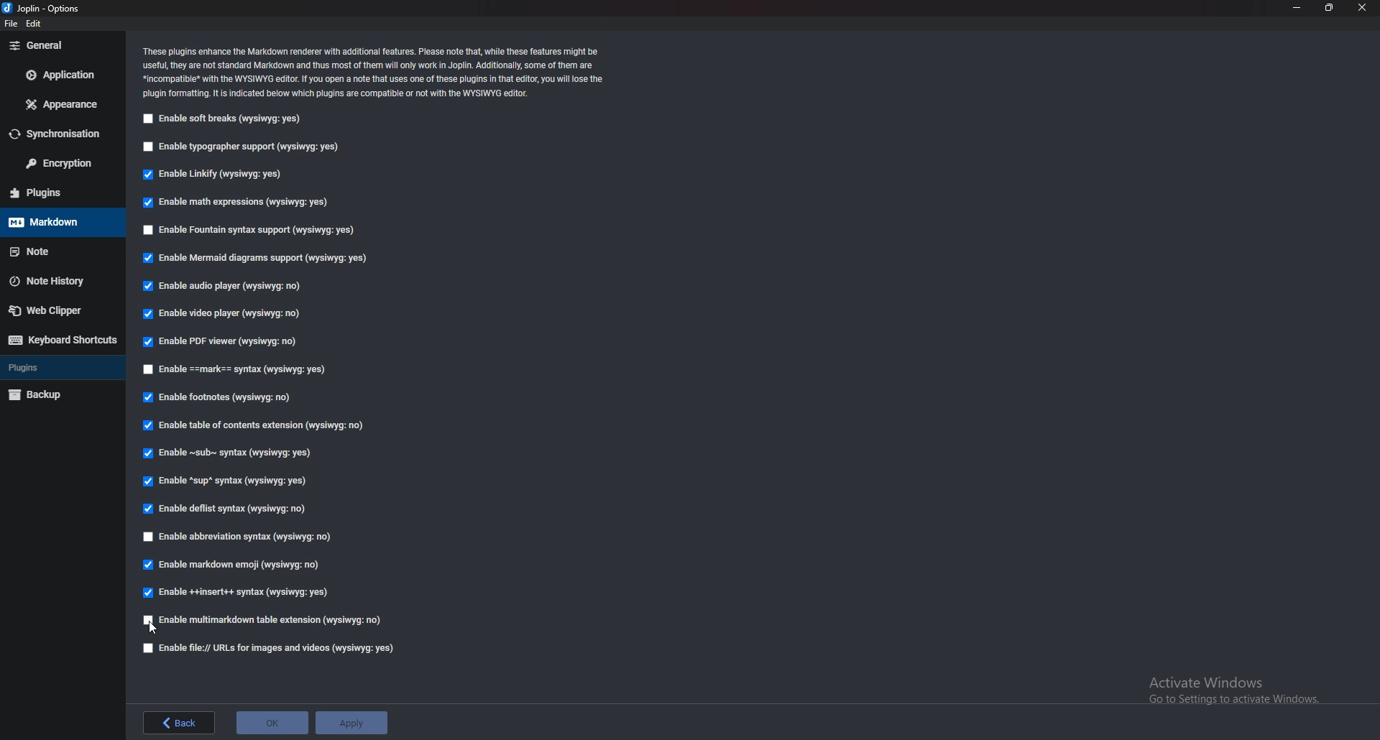 Image resolution: width=1380 pixels, height=740 pixels. What do you see at coordinates (57, 312) in the screenshot?
I see `Web clipper` at bounding box center [57, 312].